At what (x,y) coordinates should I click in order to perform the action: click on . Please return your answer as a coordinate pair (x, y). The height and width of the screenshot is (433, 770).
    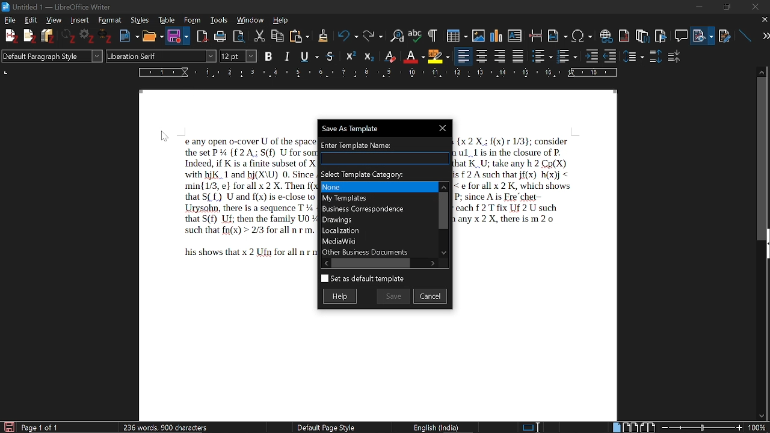
    Looking at the image, I should click on (70, 37).